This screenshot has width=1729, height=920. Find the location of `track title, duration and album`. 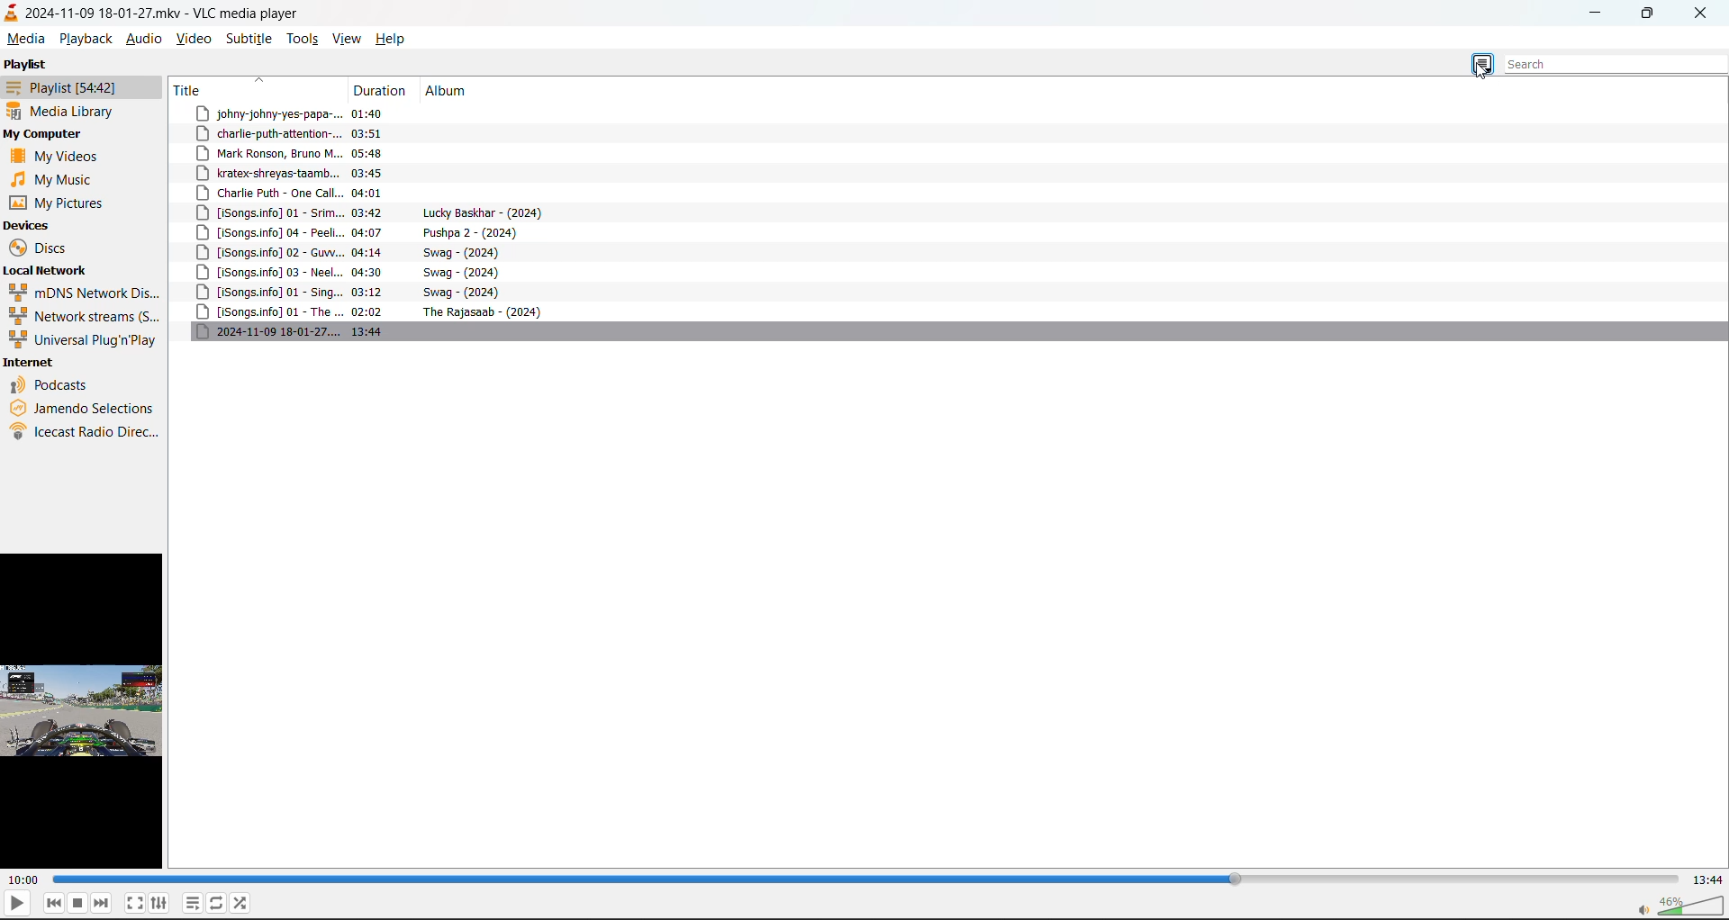

track title, duration and album is located at coordinates (388, 313).